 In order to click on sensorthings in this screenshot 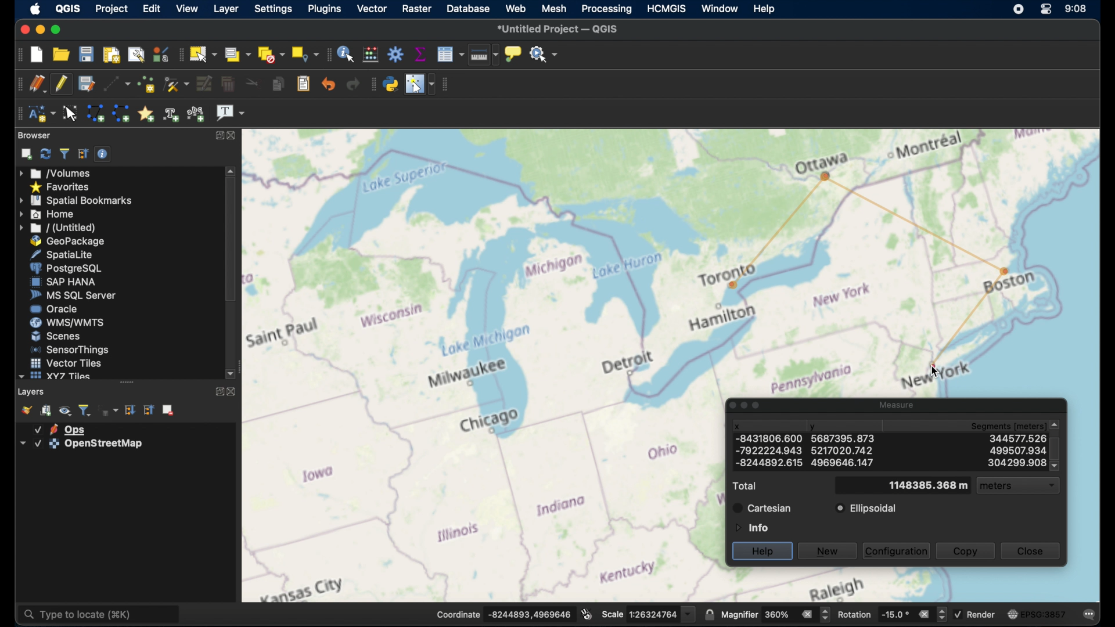, I will do `click(70, 349)`.